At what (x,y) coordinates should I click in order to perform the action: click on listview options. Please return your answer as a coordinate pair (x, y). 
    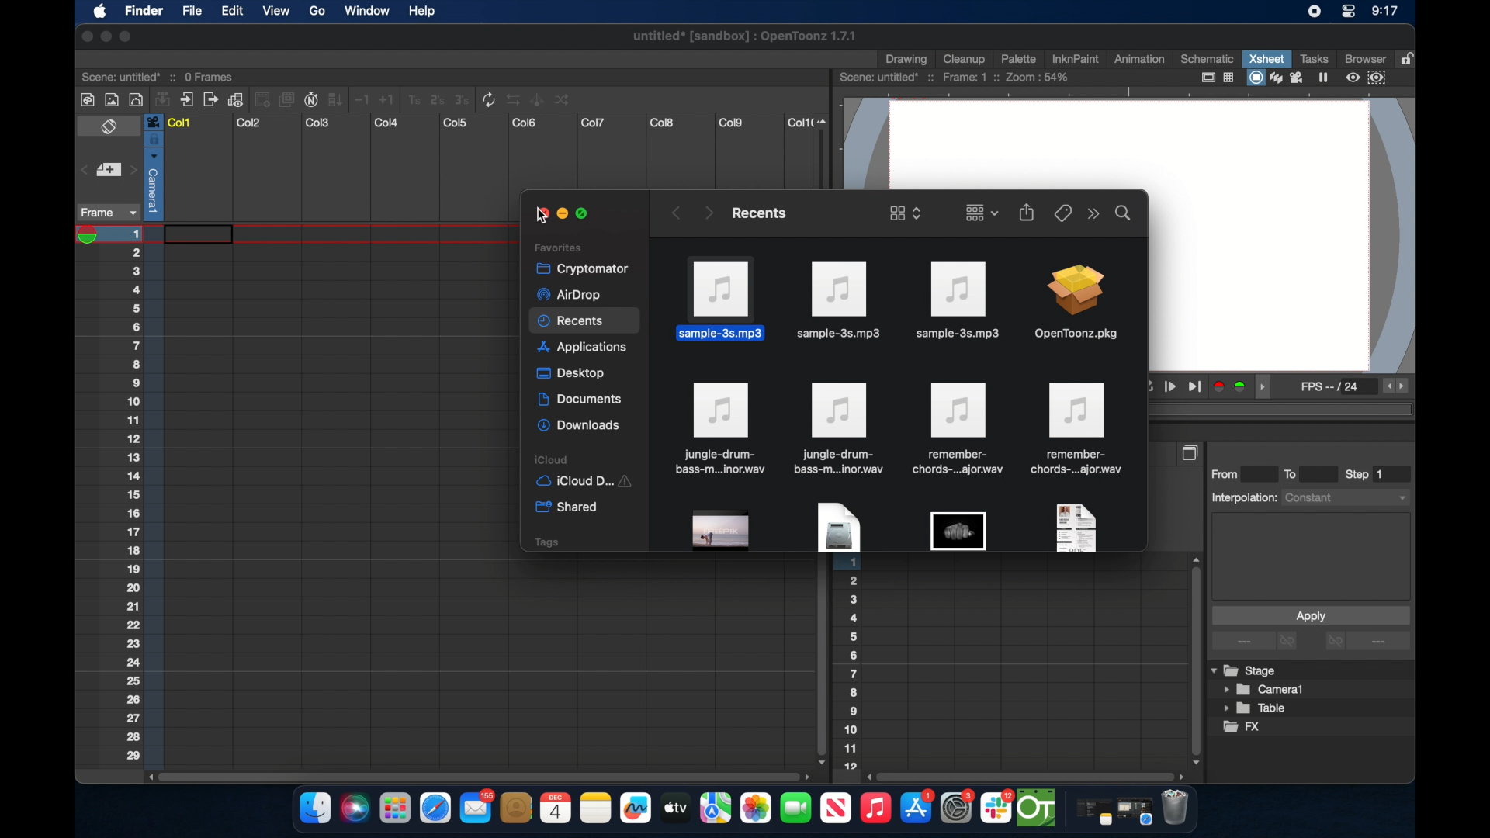
    Looking at the image, I should click on (905, 213).